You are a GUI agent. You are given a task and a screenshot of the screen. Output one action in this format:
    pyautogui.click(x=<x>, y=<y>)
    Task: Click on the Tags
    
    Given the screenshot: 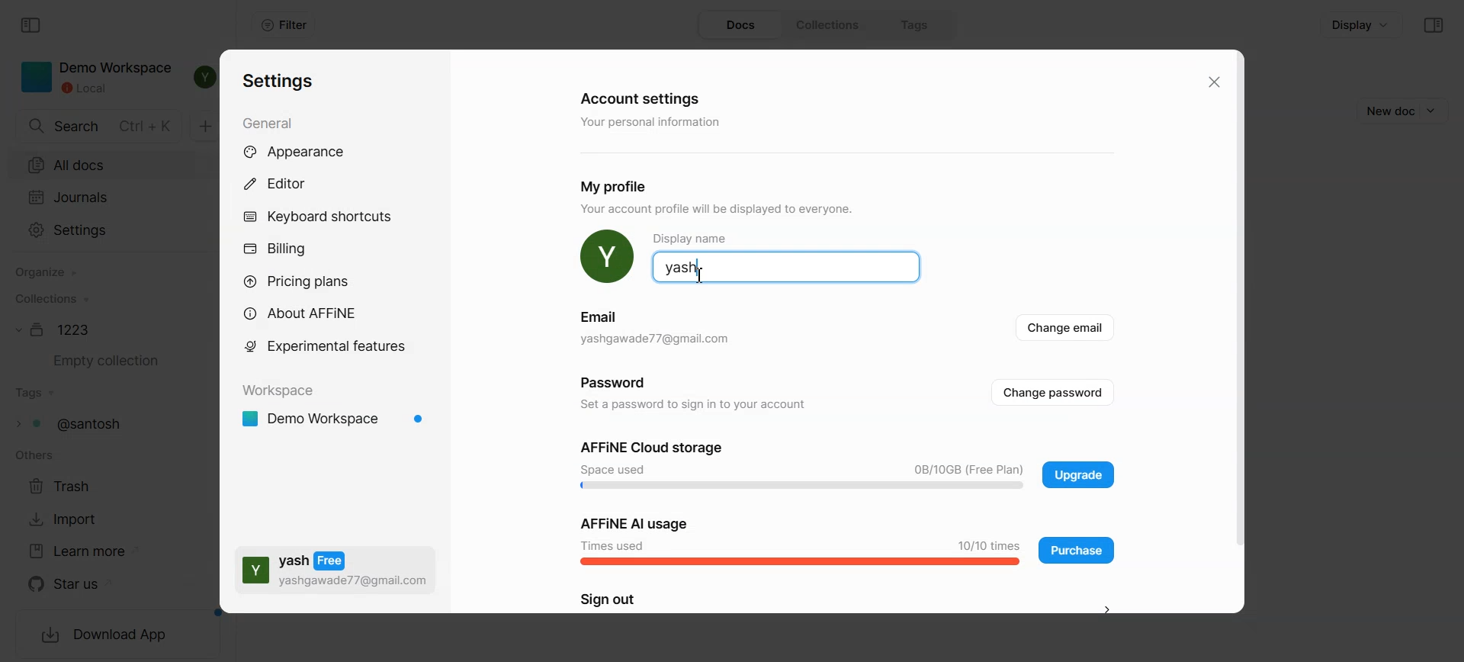 What is the action you would take?
    pyautogui.click(x=36, y=394)
    